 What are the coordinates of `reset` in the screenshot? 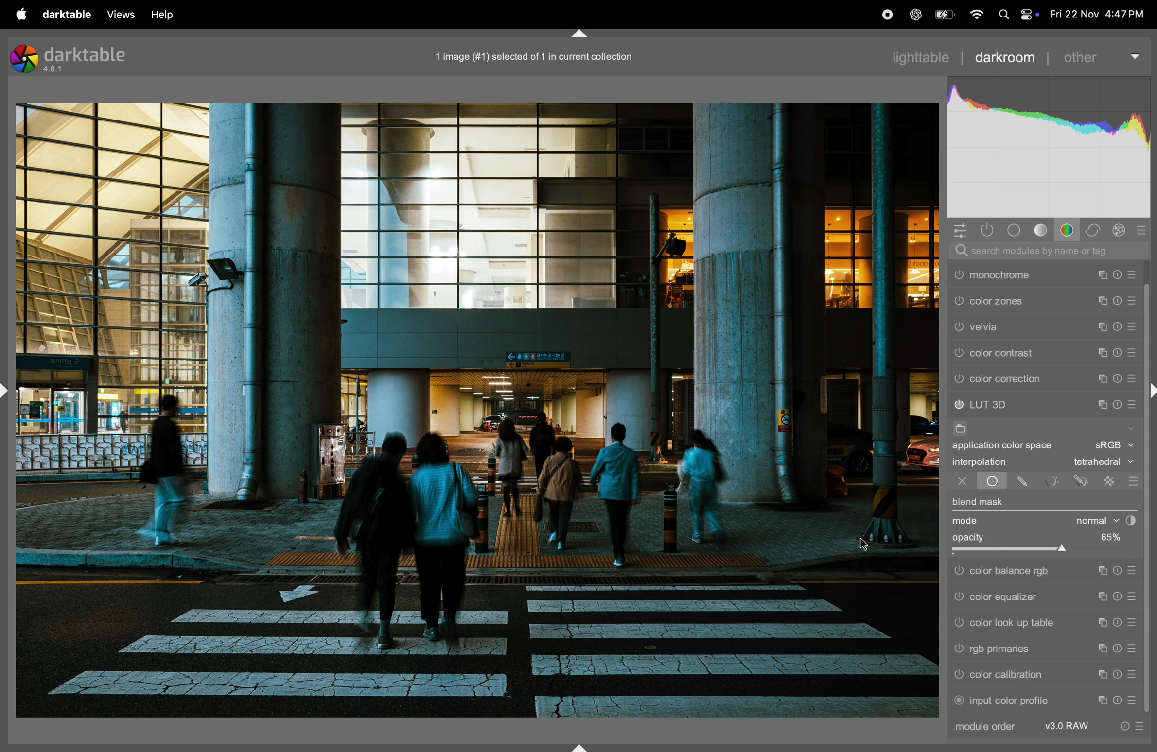 It's located at (1118, 378).